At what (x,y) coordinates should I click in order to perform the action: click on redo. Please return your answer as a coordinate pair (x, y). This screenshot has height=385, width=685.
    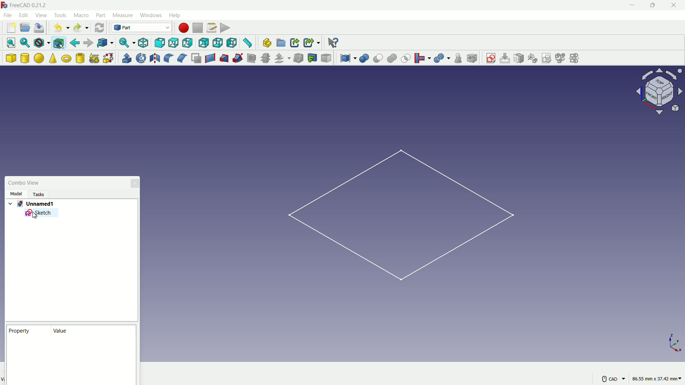
    Looking at the image, I should click on (80, 27).